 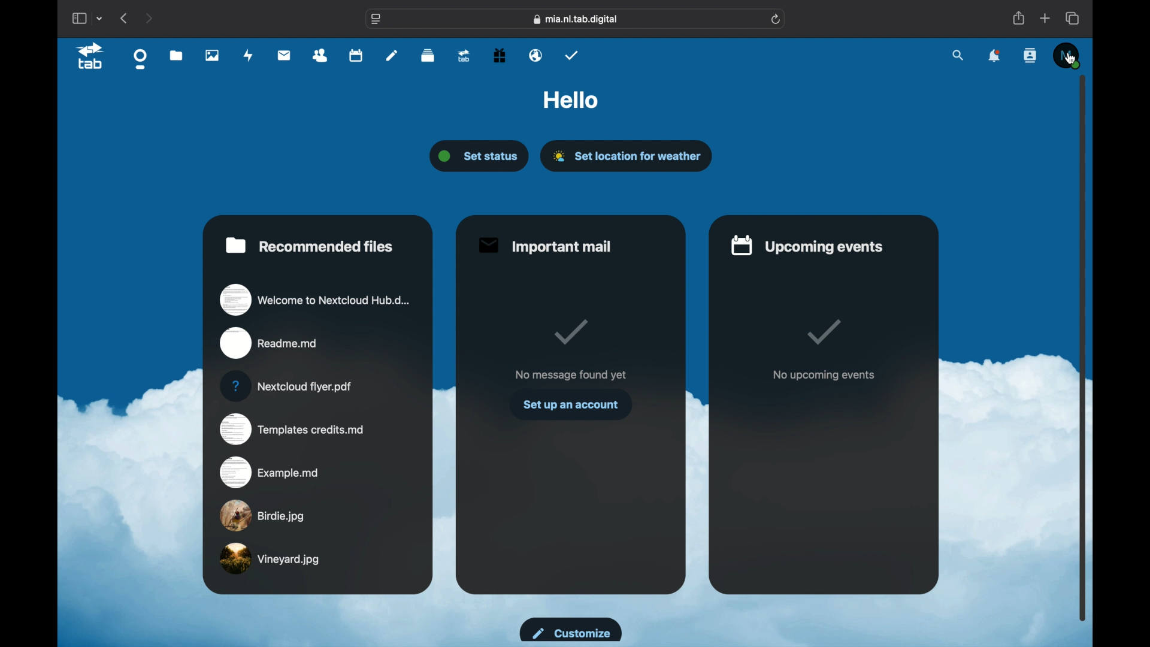 I want to click on contacts, so click(x=320, y=55).